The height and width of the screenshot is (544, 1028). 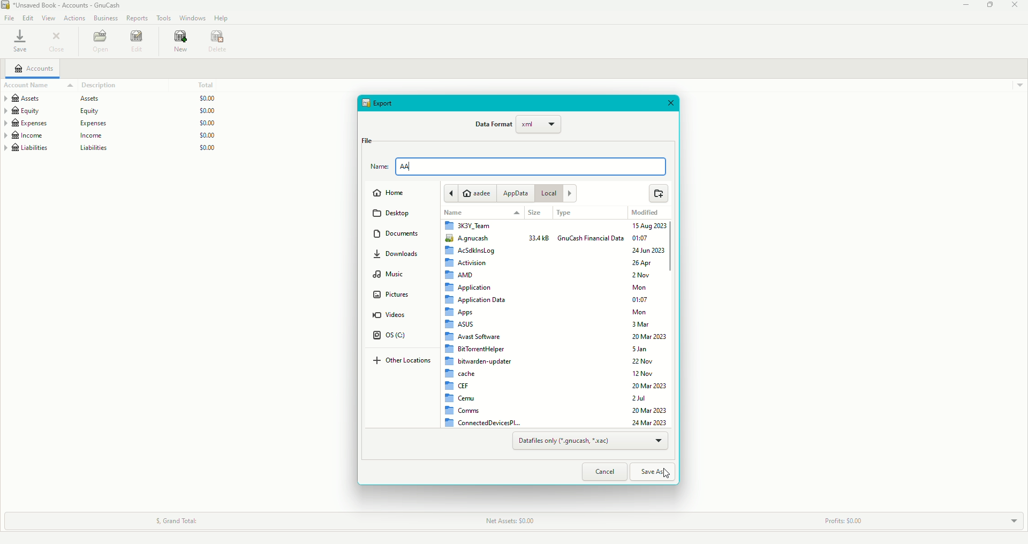 I want to click on 33.4 KB, so click(x=539, y=238).